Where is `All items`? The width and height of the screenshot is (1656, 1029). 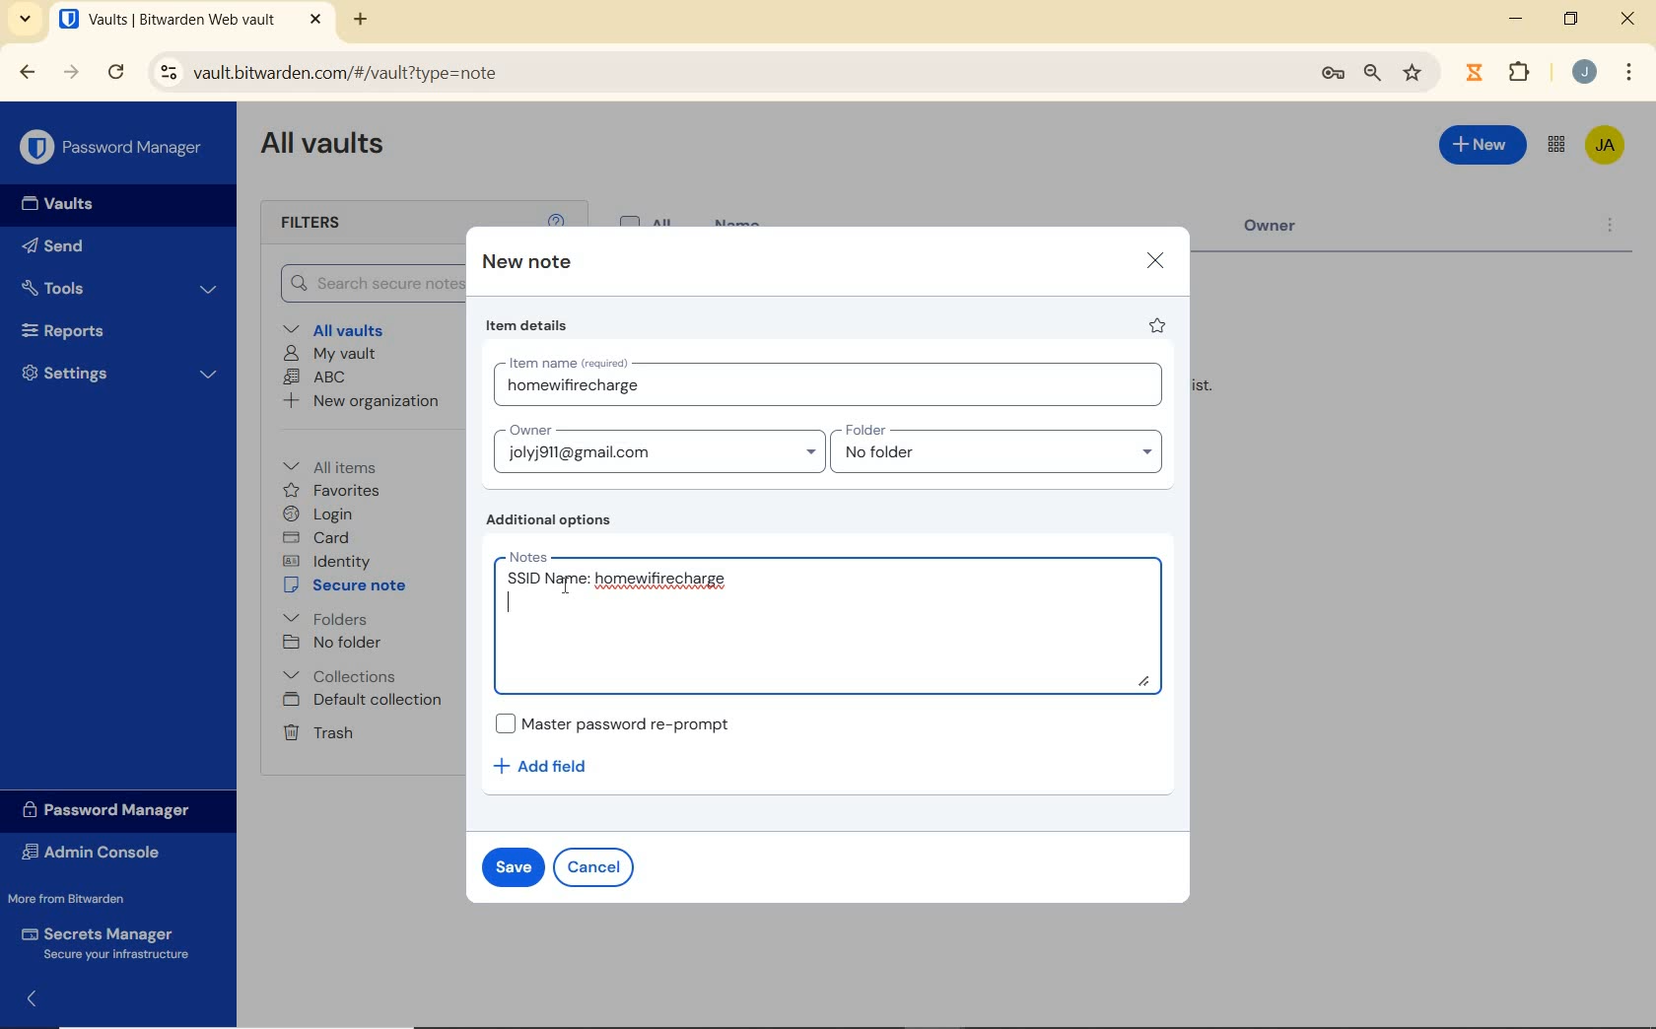 All items is located at coordinates (344, 464).